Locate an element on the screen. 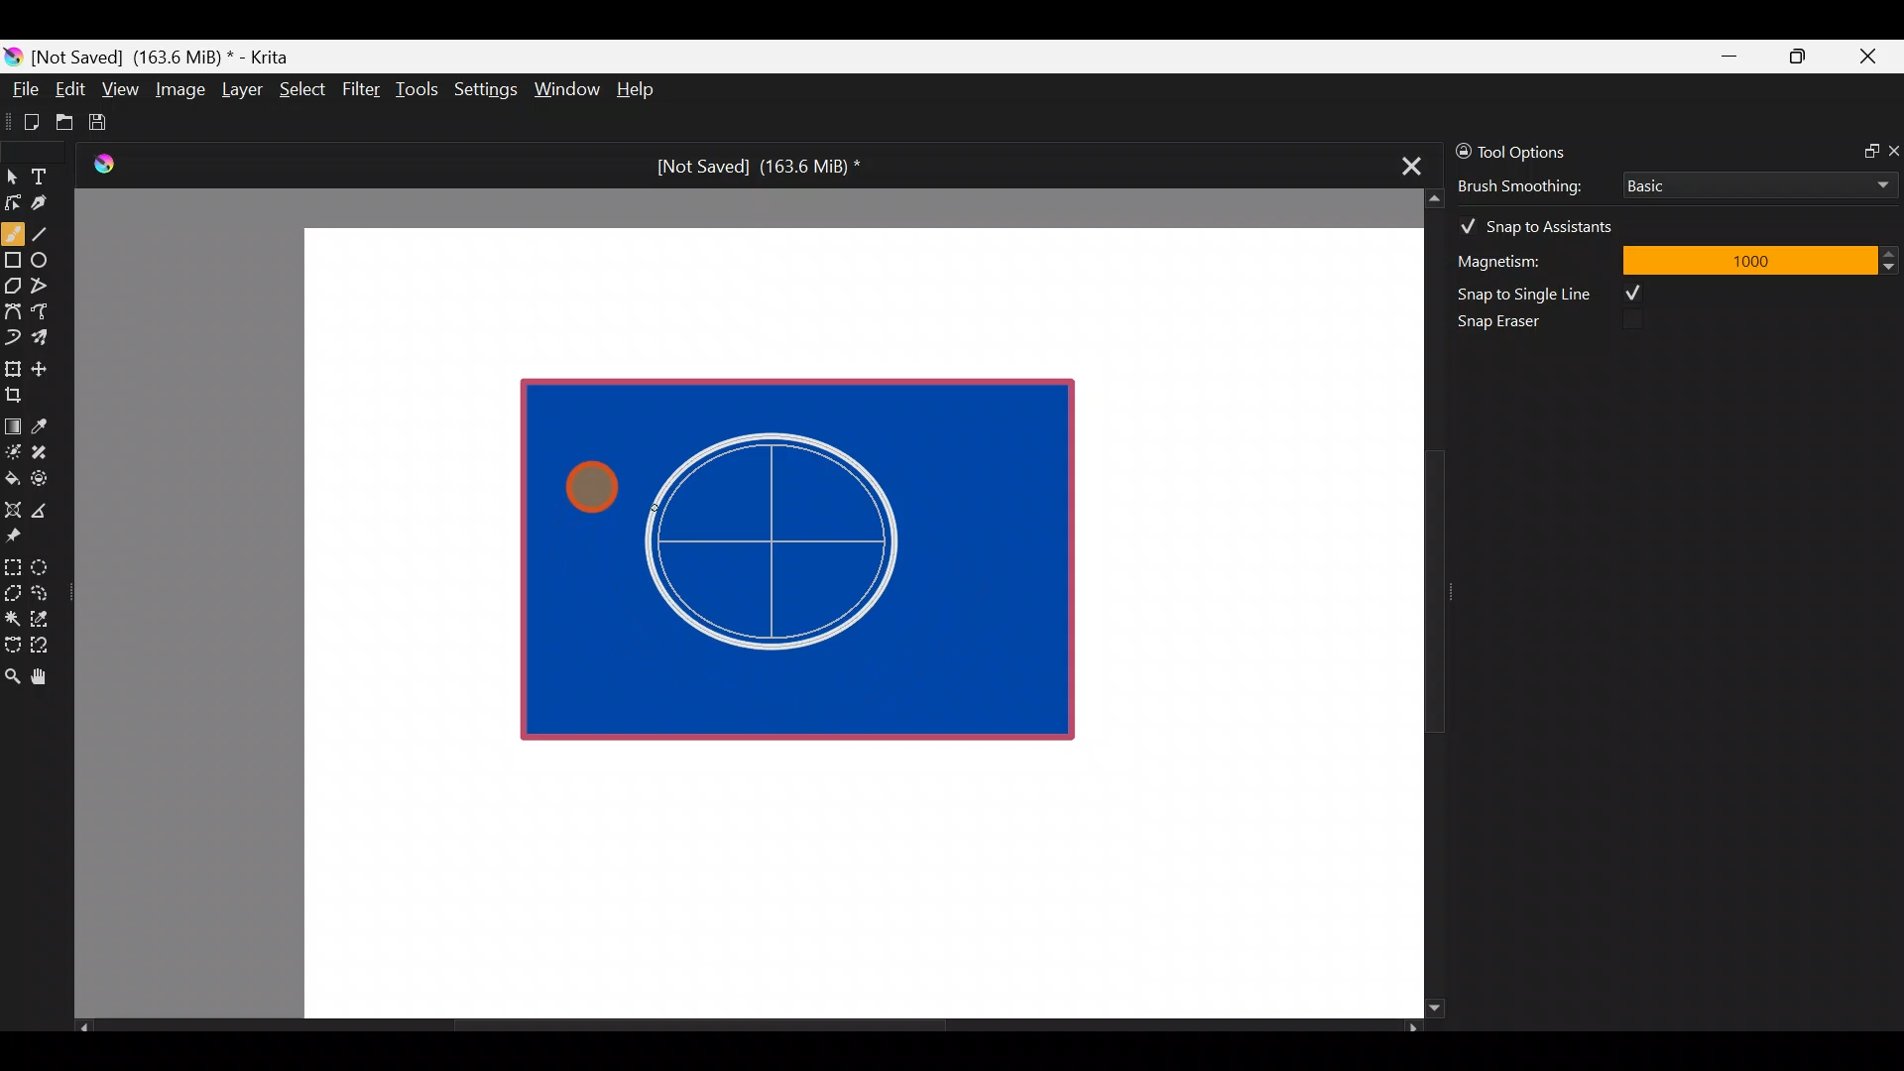 This screenshot has width=1904, height=1071. Polyline tool is located at coordinates (48, 287).